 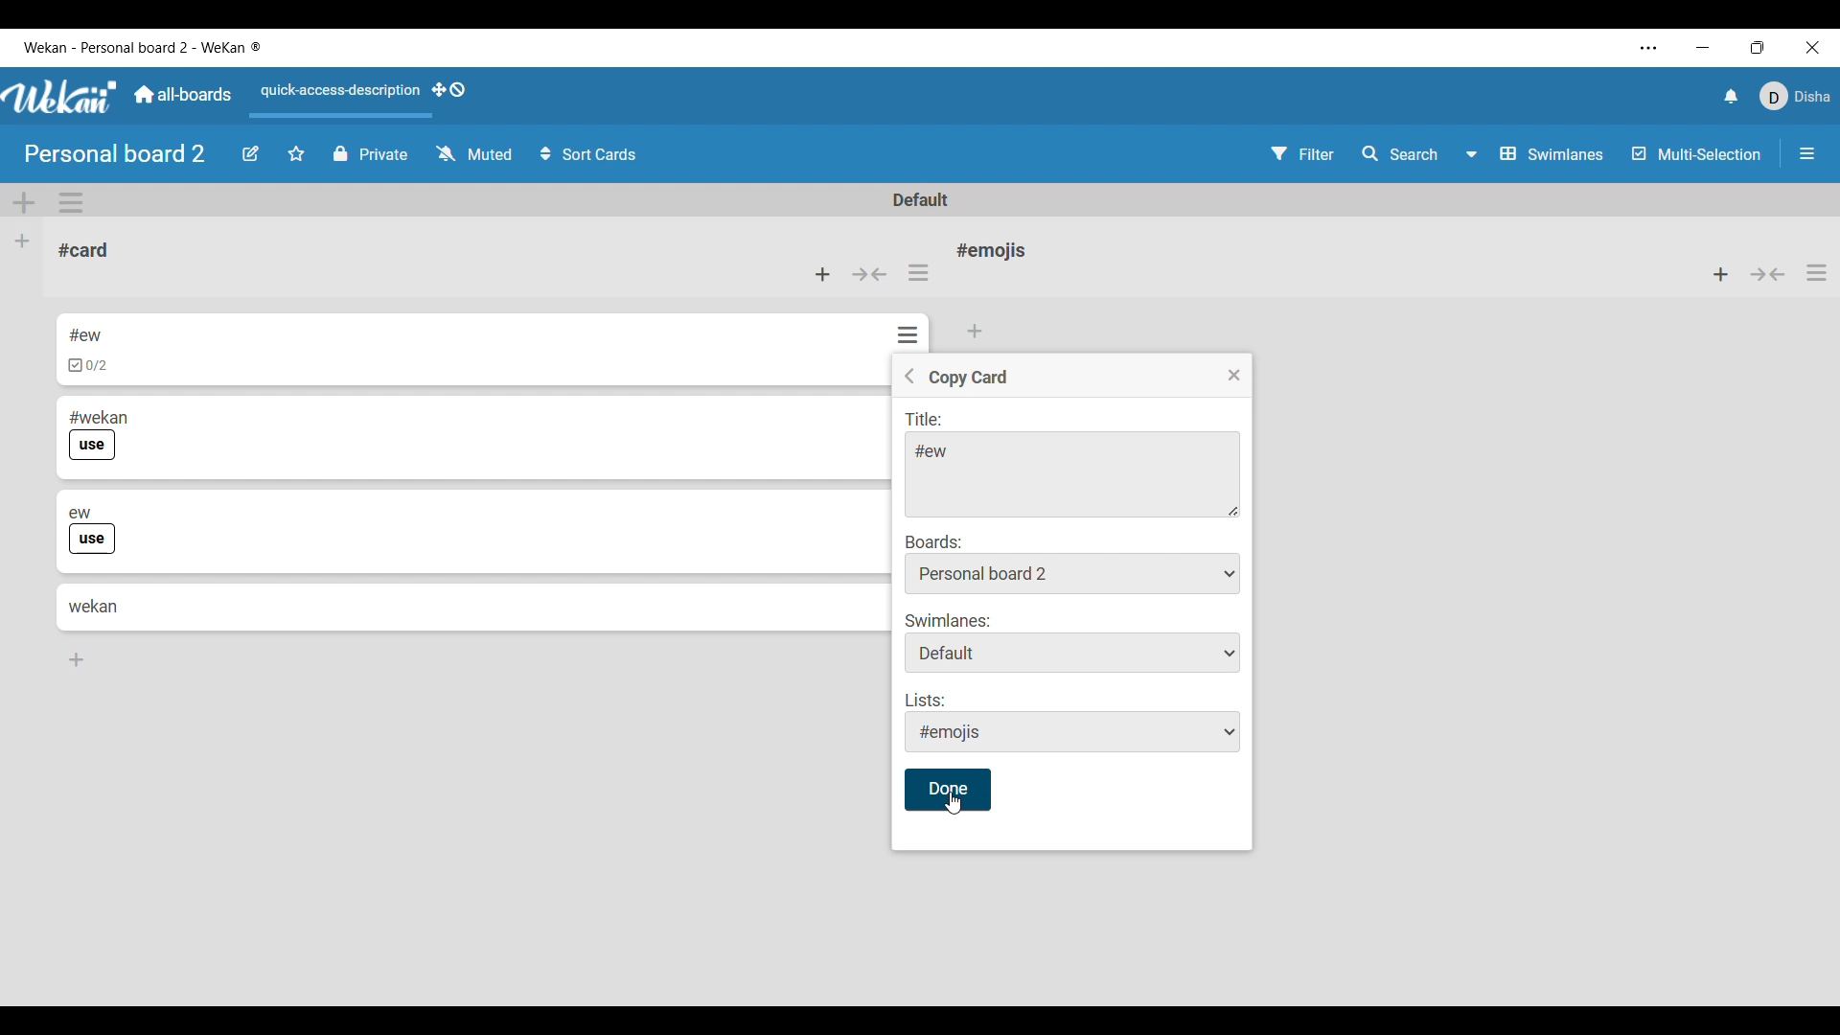 I want to click on Add item to top of list, so click(x=1721, y=274).